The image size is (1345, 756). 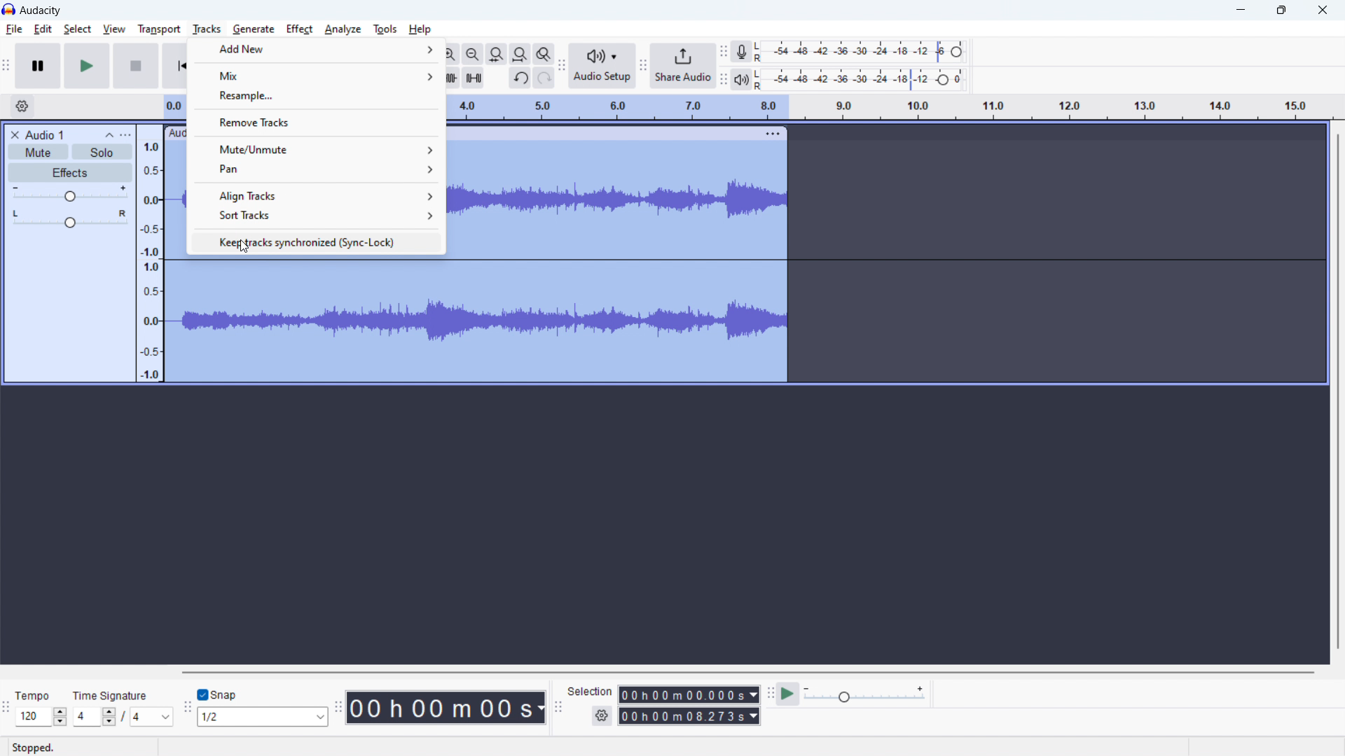 What do you see at coordinates (43, 29) in the screenshot?
I see `edit` at bounding box center [43, 29].